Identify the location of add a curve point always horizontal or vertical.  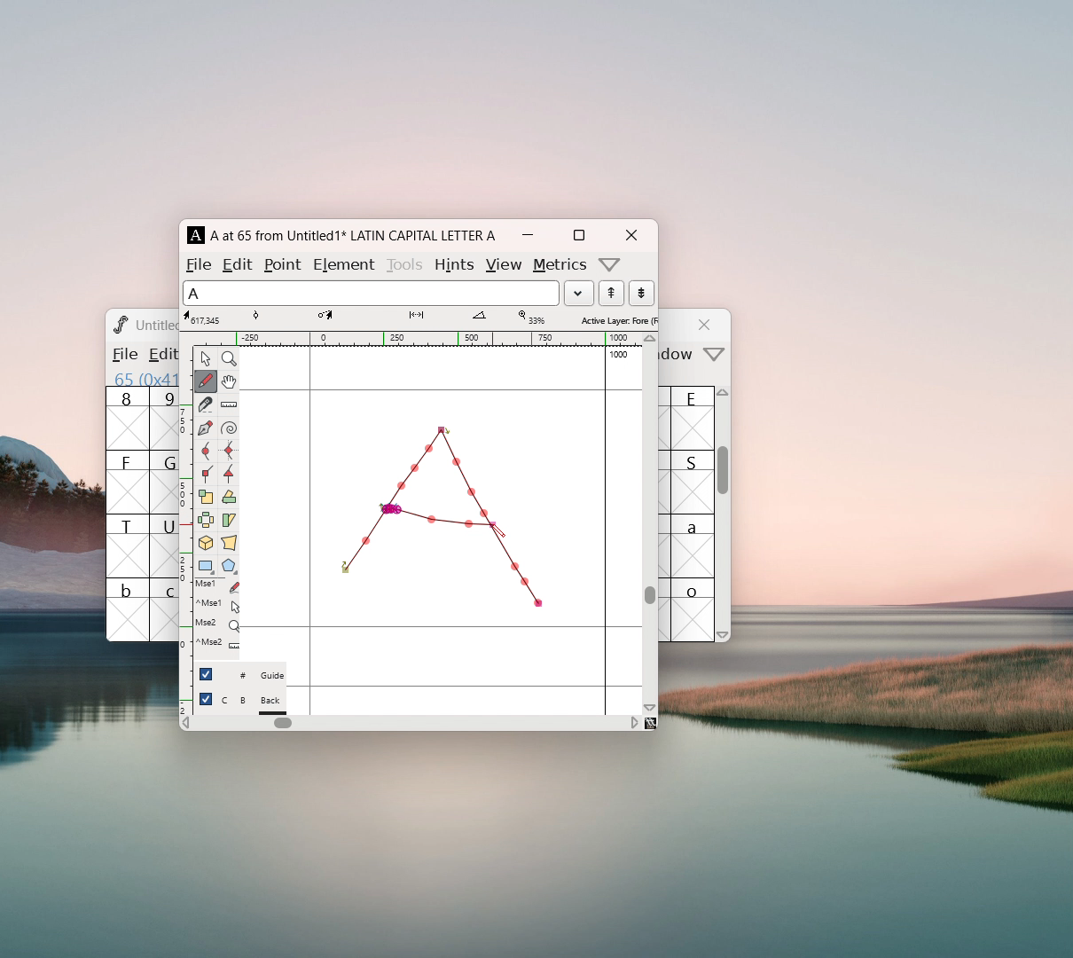
(229, 451).